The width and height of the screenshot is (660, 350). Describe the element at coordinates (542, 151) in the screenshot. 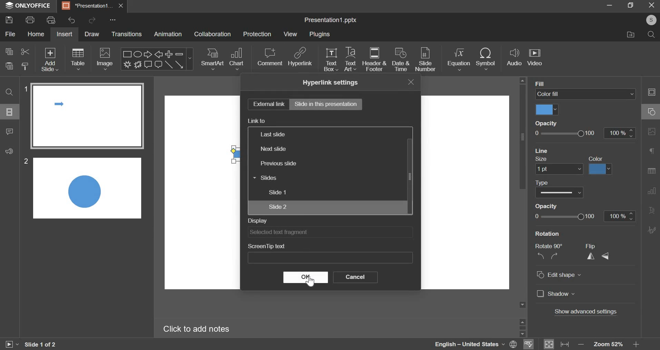

I see `Line` at that location.